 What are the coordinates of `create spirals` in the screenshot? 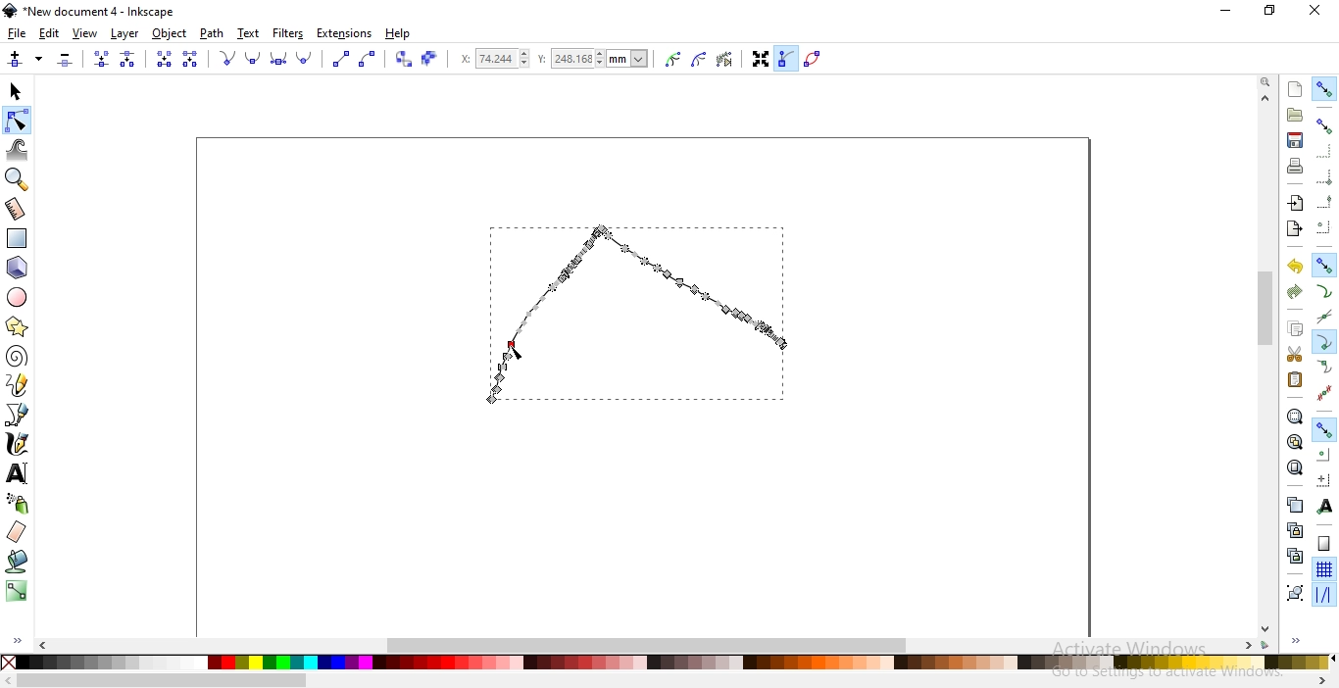 It's located at (16, 357).